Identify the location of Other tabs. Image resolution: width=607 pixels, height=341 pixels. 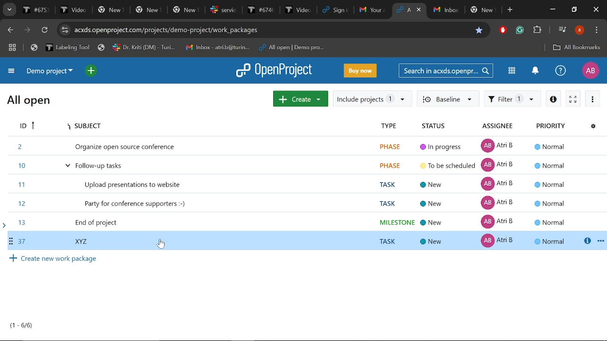
(465, 10).